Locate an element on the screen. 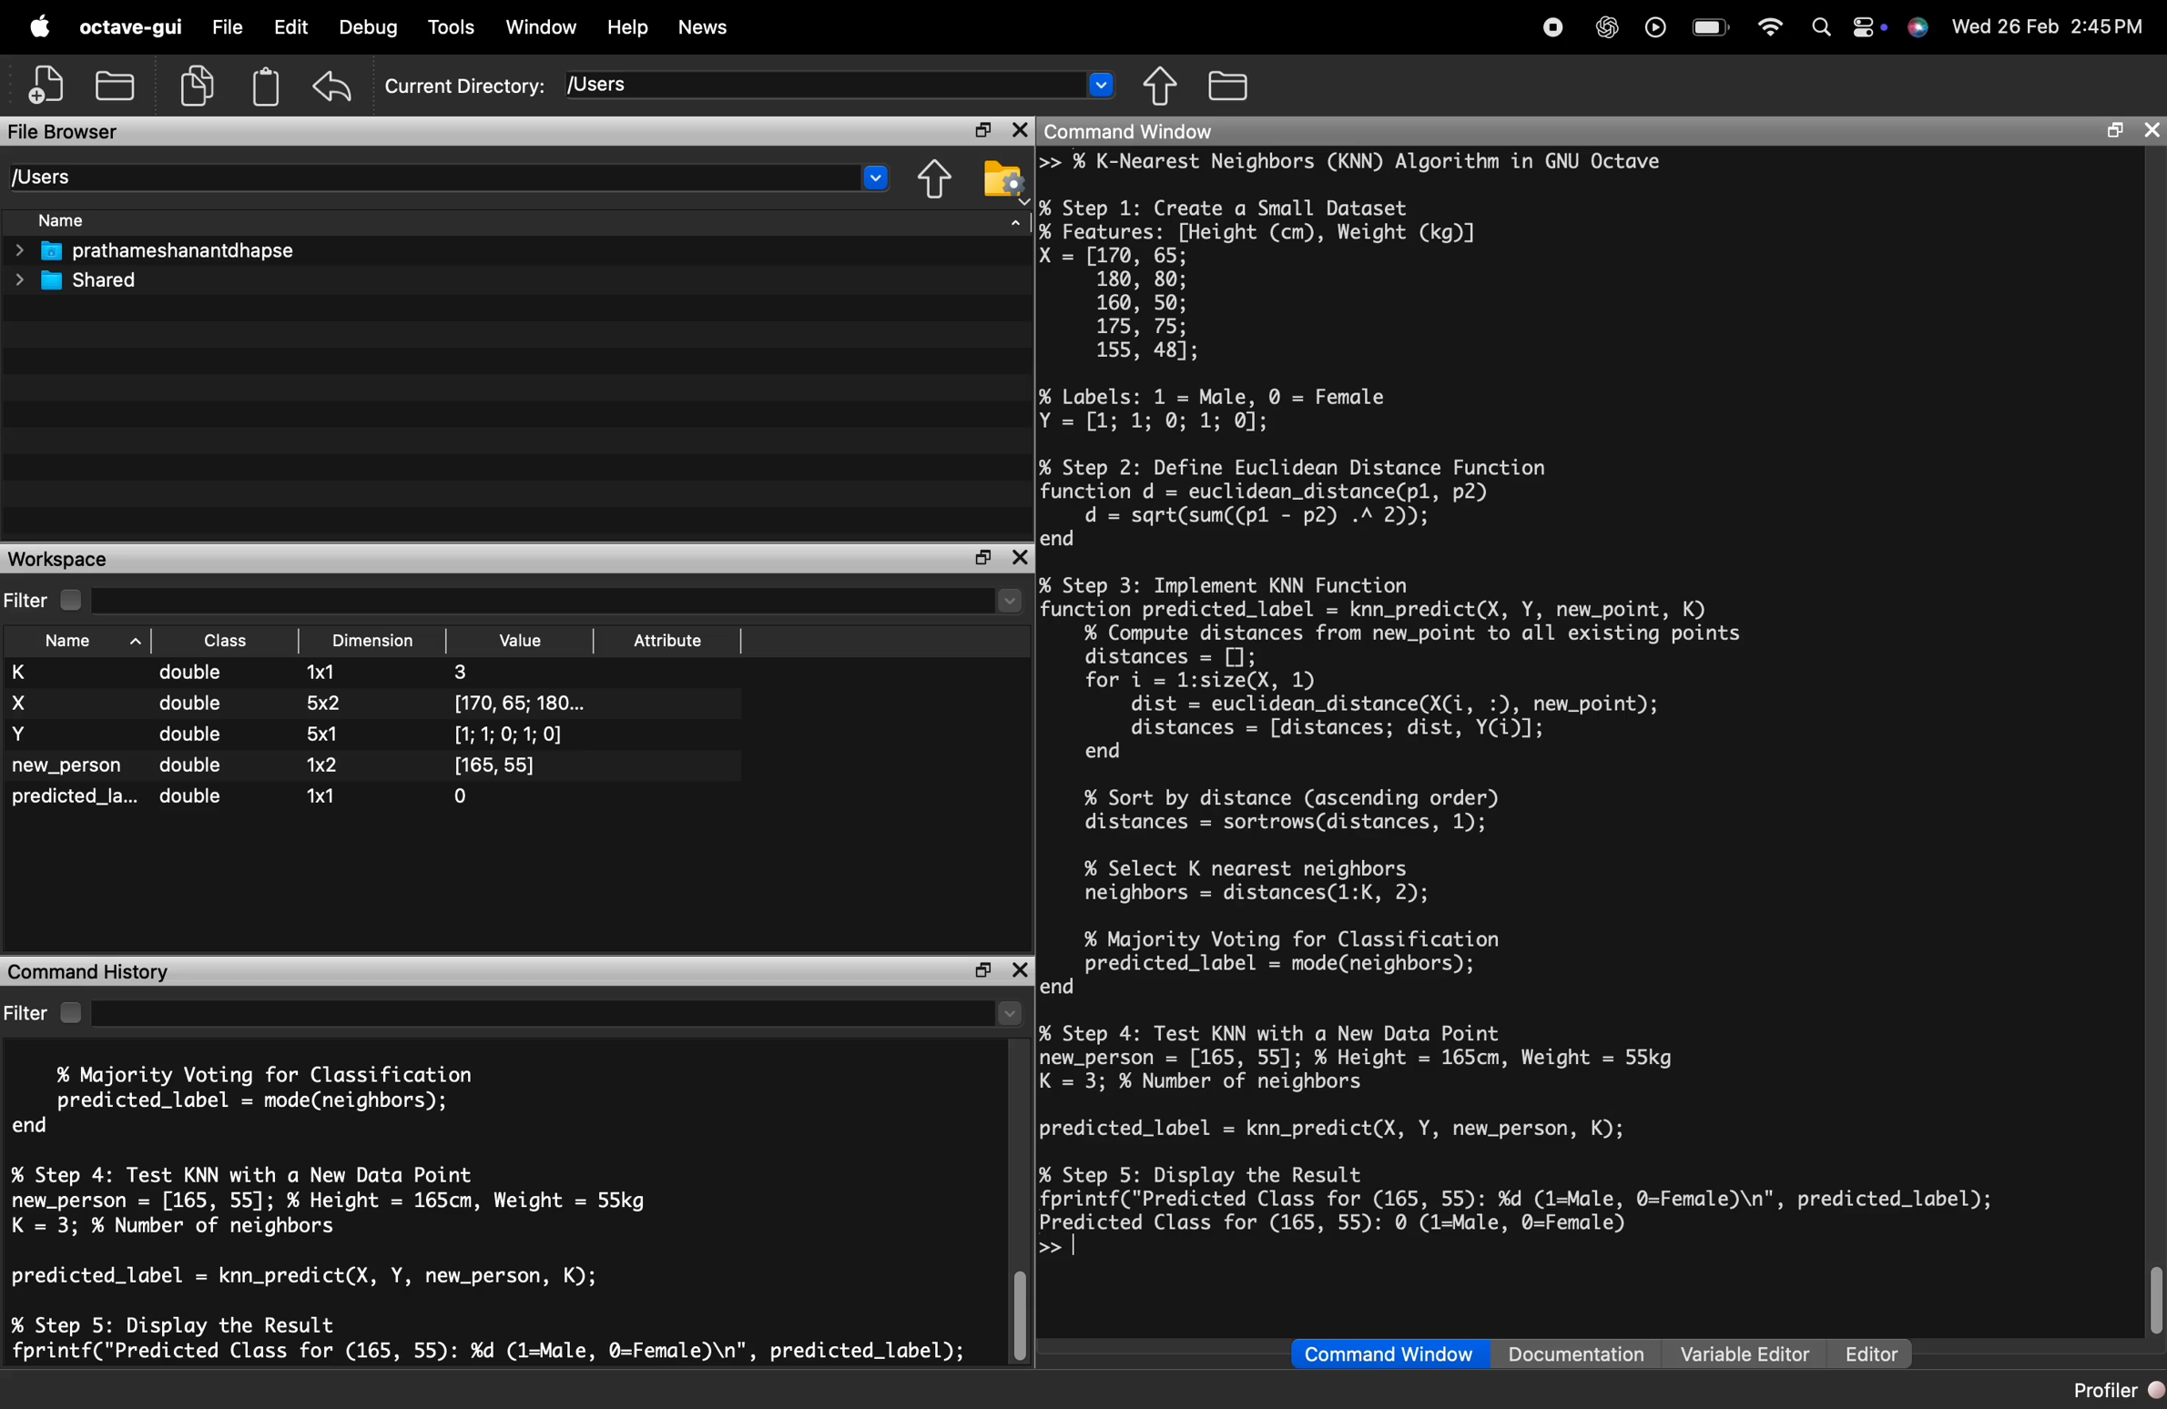 This screenshot has height=1409, width=2167. Users is located at coordinates (60, 173).